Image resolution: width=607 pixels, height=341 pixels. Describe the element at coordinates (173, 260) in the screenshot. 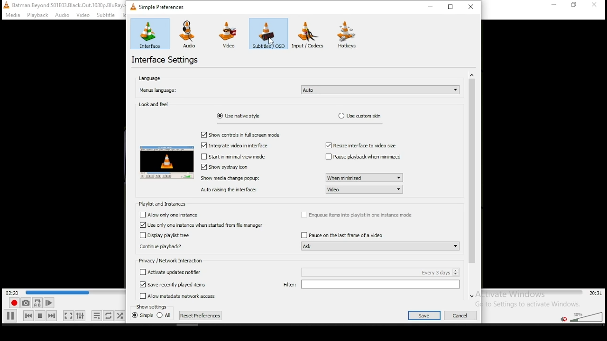

I see `privacy/network interaction` at that location.